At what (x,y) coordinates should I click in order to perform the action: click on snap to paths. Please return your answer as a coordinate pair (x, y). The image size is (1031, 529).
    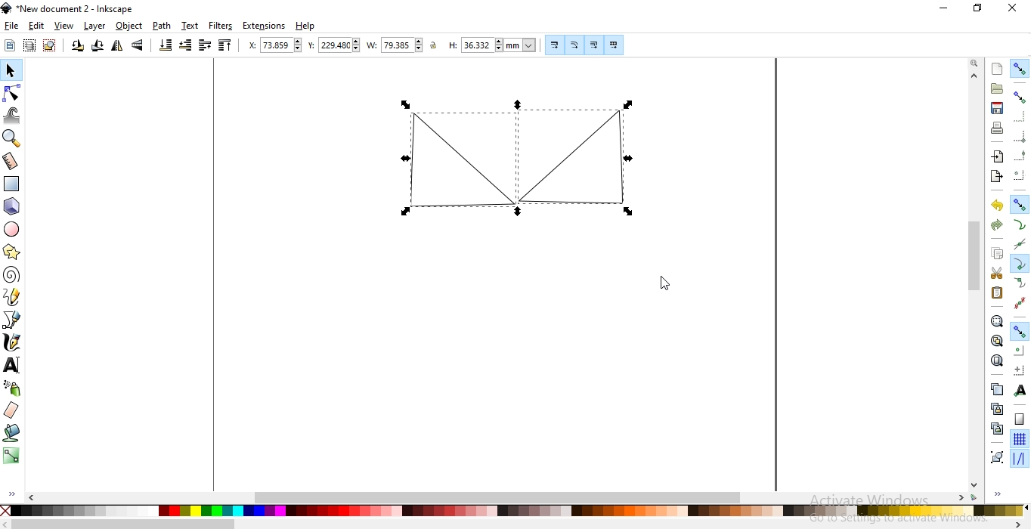
    Looking at the image, I should click on (1019, 224).